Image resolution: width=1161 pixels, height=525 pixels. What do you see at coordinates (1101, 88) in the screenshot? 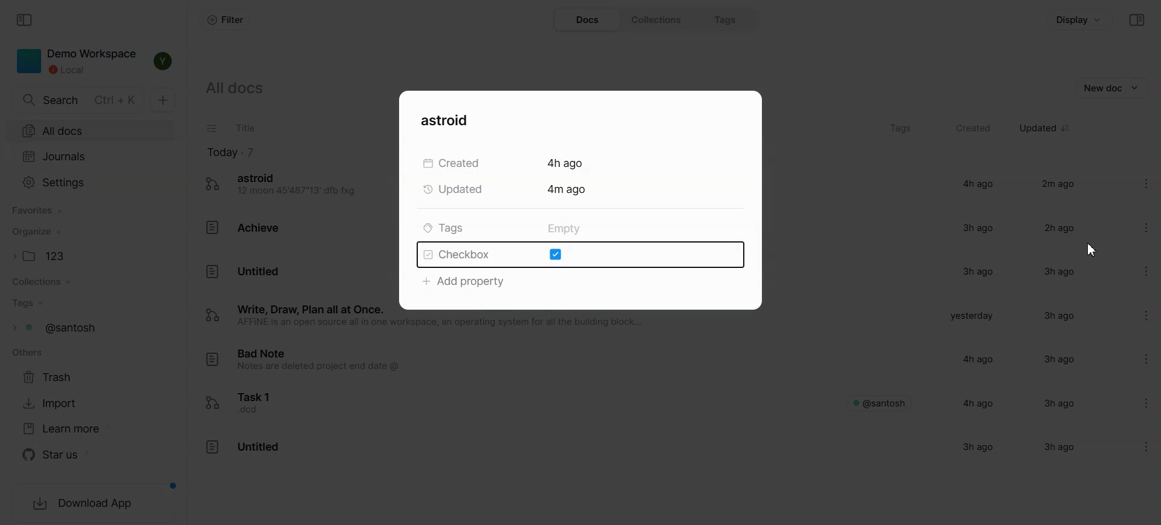
I see `New doc` at bounding box center [1101, 88].